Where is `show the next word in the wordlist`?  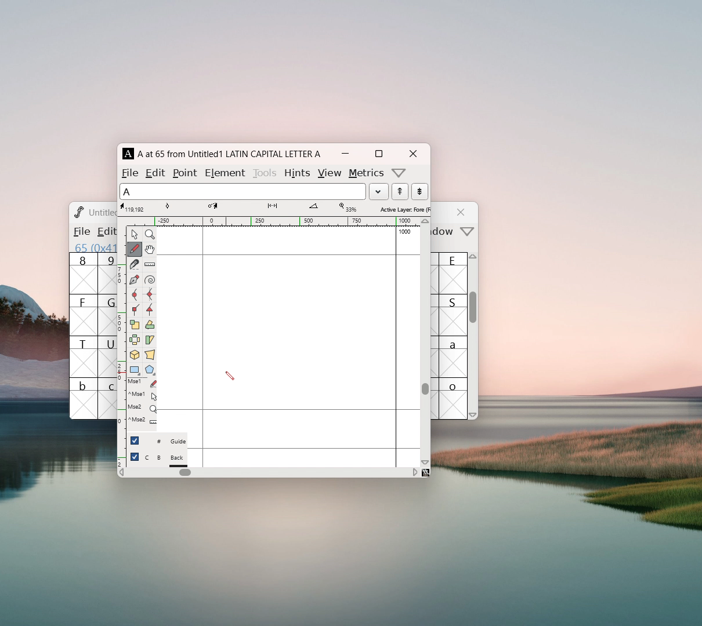
show the next word in the wordlist is located at coordinates (400, 192).